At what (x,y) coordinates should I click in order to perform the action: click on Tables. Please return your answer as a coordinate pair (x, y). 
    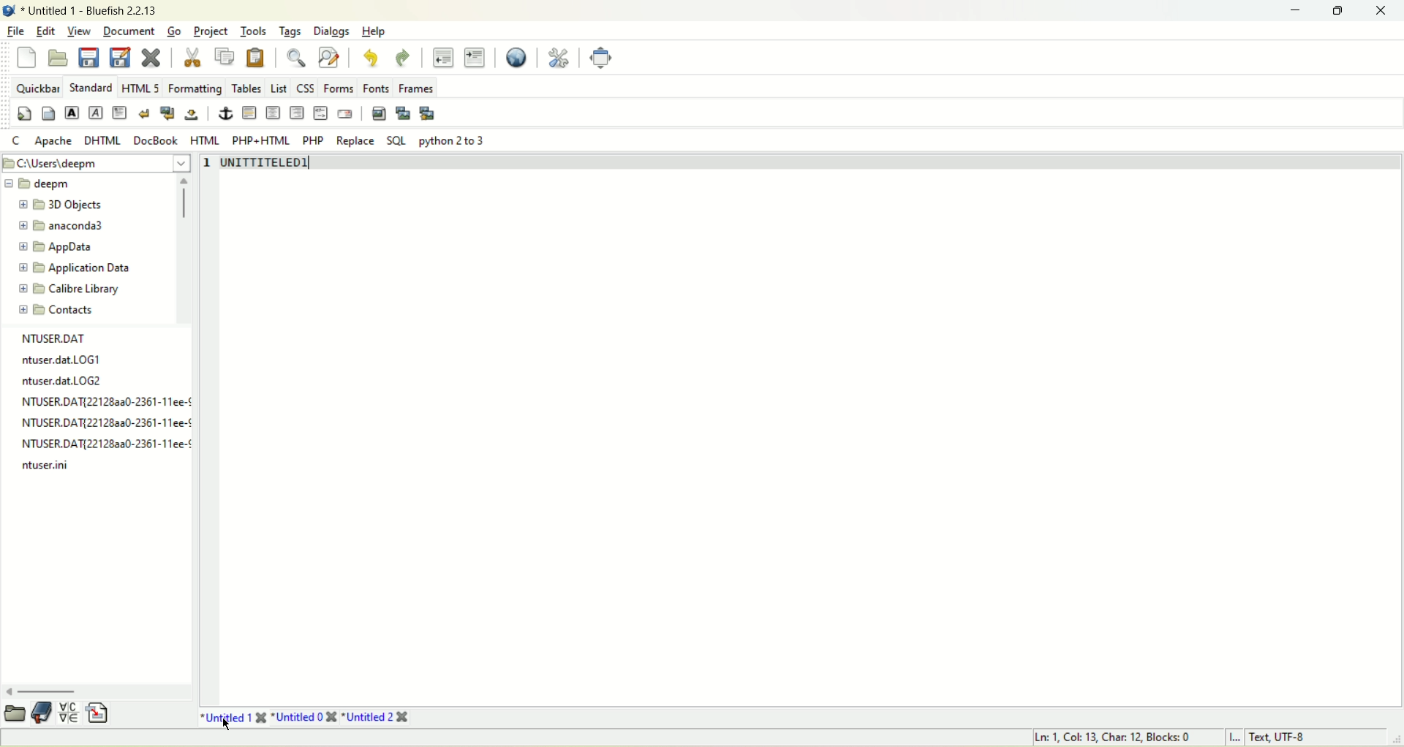
    Looking at the image, I should click on (247, 88).